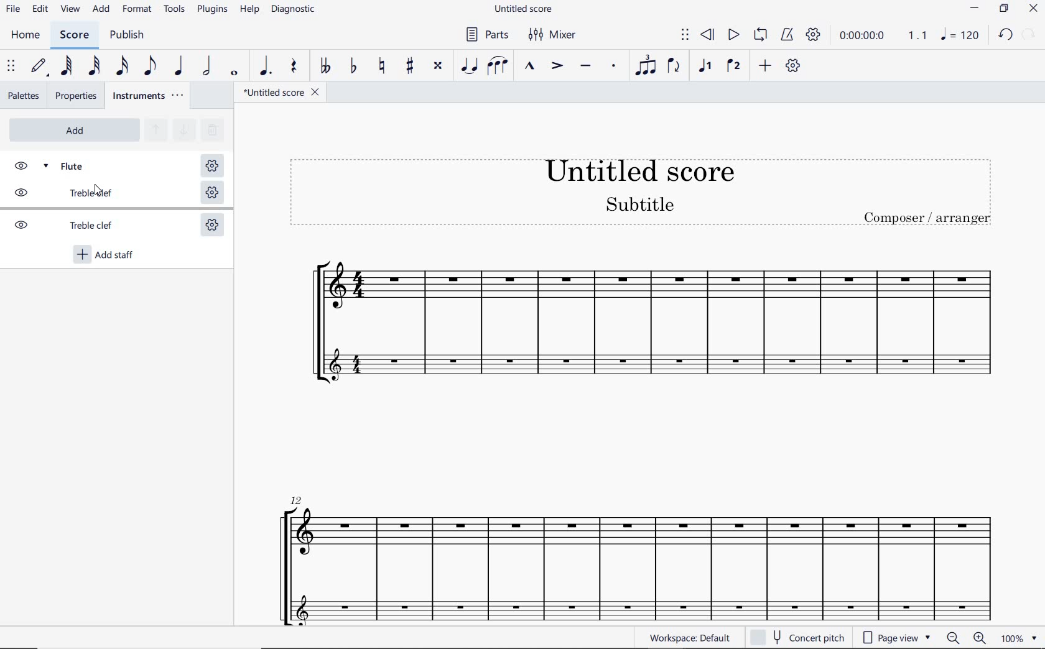 This screenshot has height=649, width=1045. I want to click on minimize, so click(974, 8).